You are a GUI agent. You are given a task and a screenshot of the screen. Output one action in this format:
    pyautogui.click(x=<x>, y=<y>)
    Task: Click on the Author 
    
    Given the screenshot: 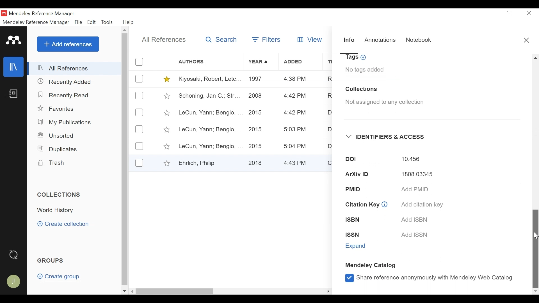 What is the action you would take?
    pyautogui.click(x=210, y=62)
    